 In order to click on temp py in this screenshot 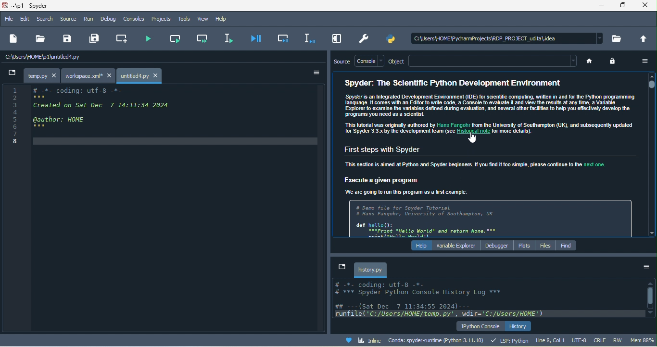, I will do `click(33, 76)`.